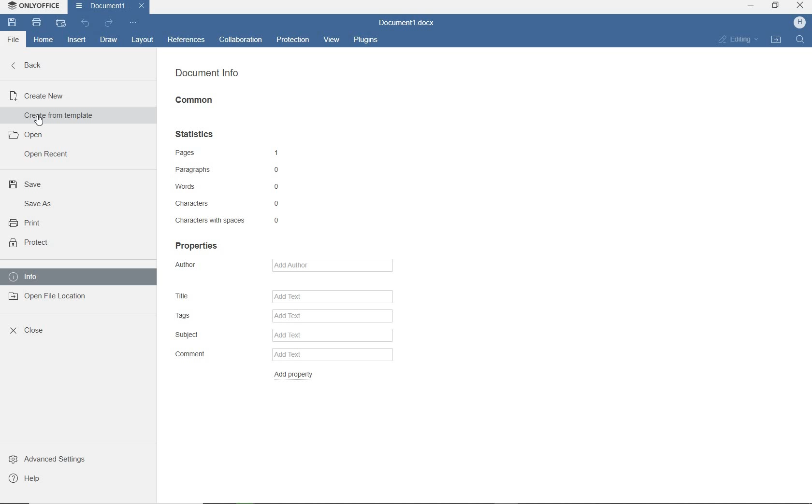 This screenshot has width=812, height=504. Describe the element at coordinates (286, 265) in the screenshot. I see `author` at that location.